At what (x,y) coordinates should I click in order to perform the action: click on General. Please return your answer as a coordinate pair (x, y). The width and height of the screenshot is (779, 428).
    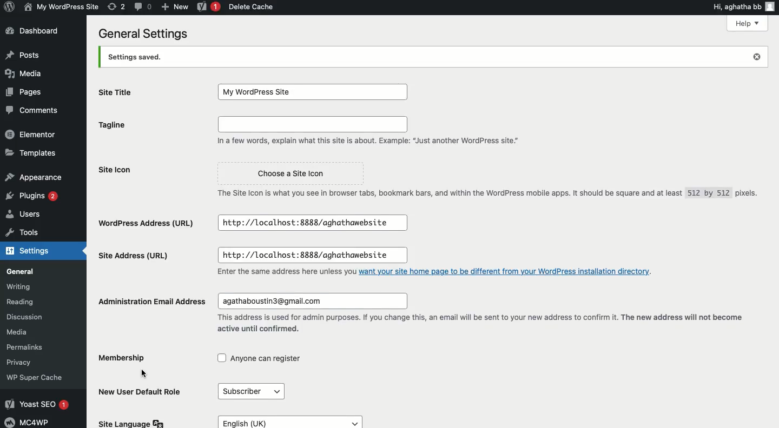
    Looking at the image, I should click on (22, 271).